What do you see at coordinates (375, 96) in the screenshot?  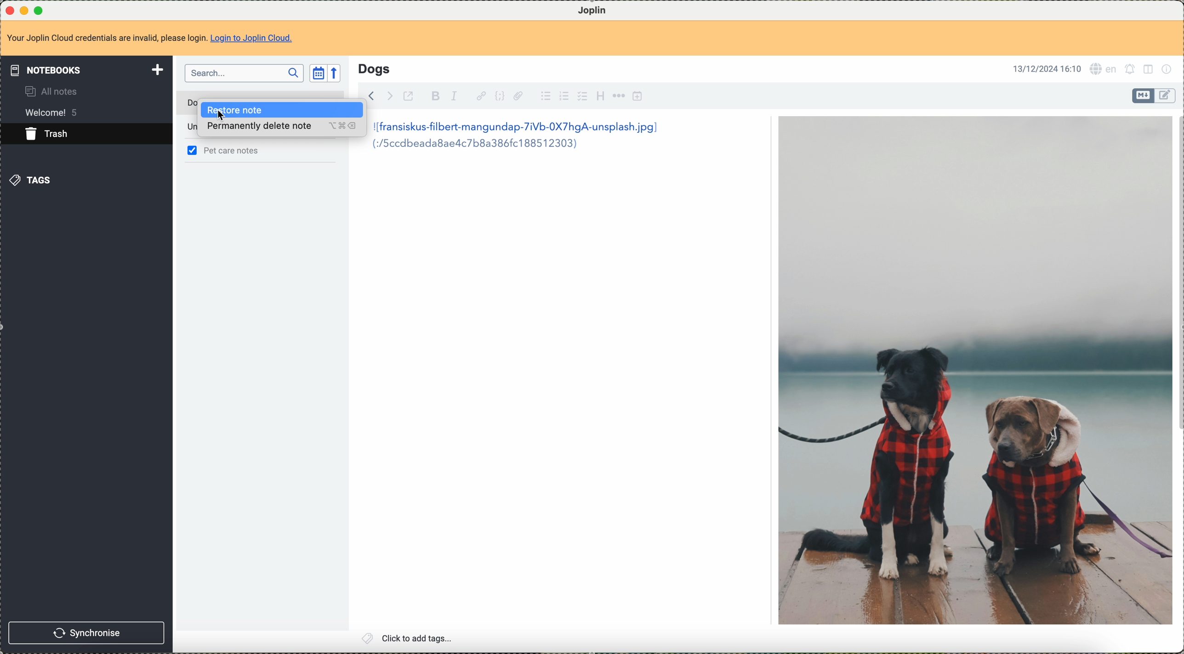 I see `back` at bounding box center [375, 96].